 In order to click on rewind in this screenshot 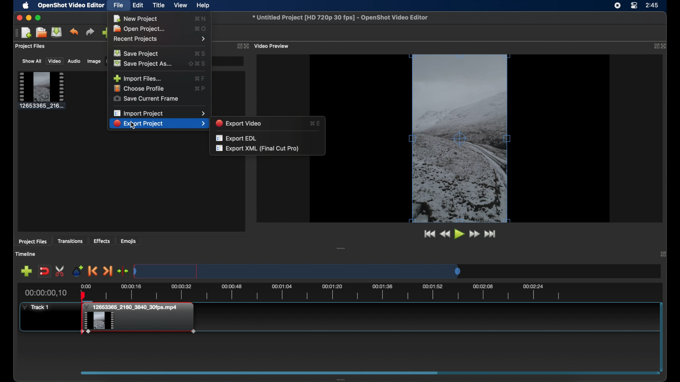, I will do `click(445, 234)`.